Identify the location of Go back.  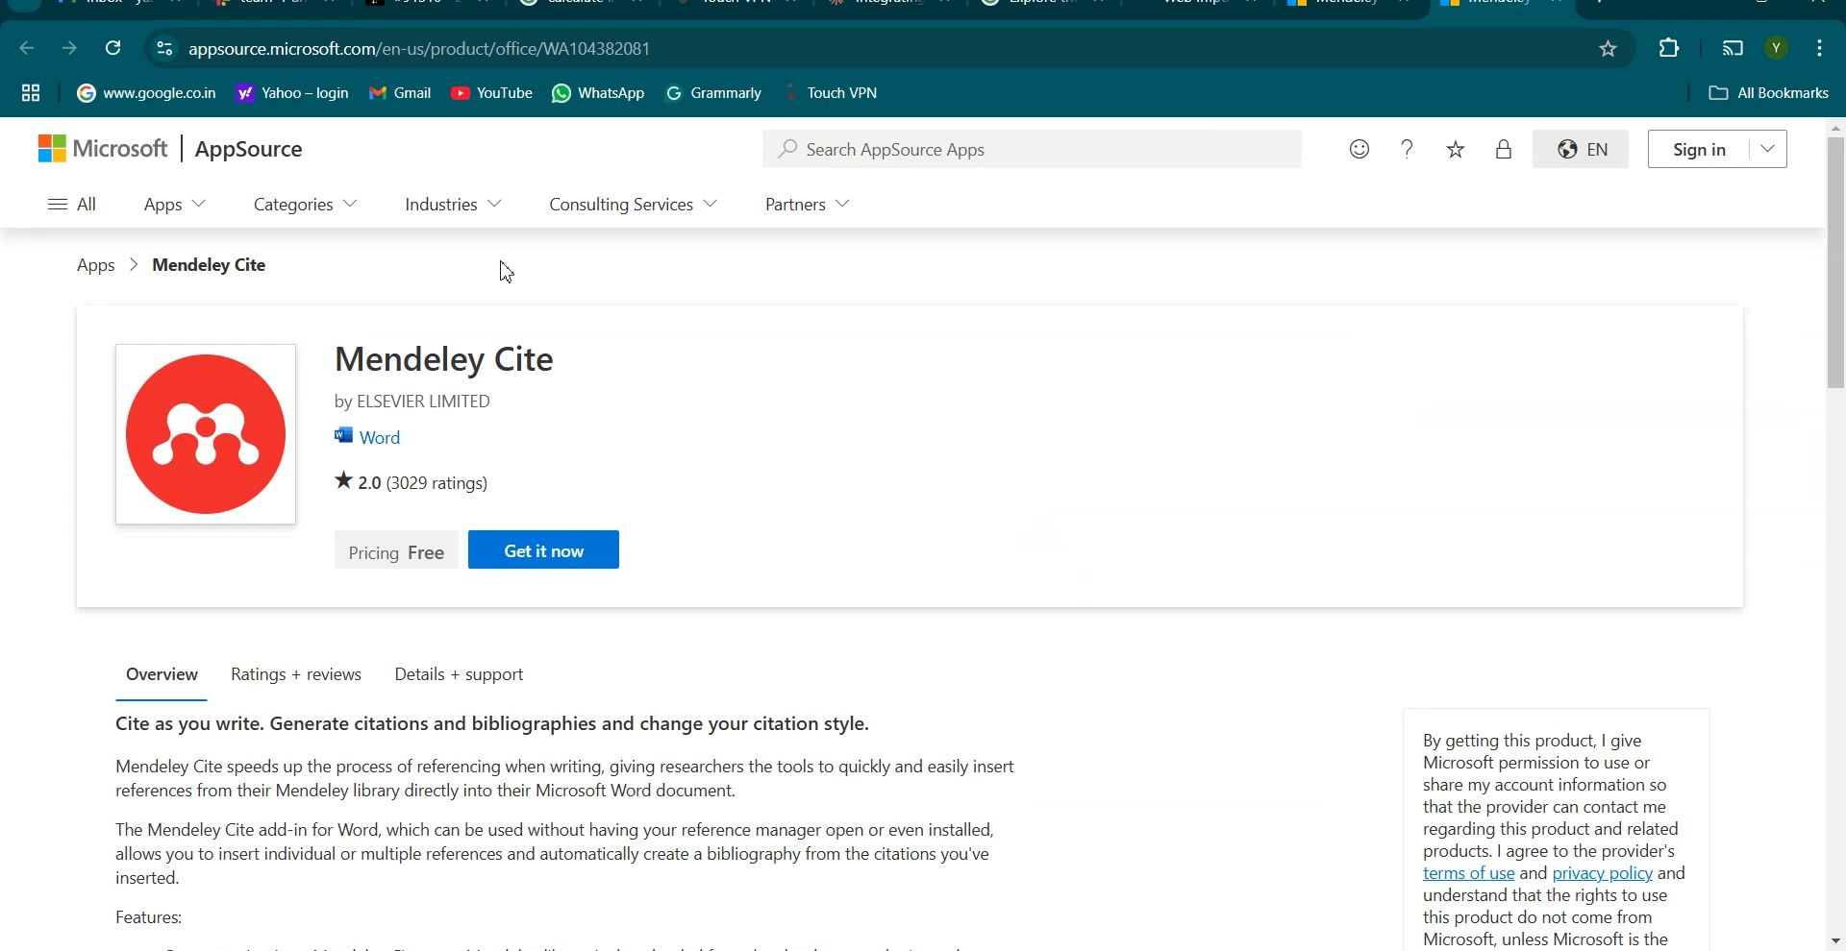
(27, 46).